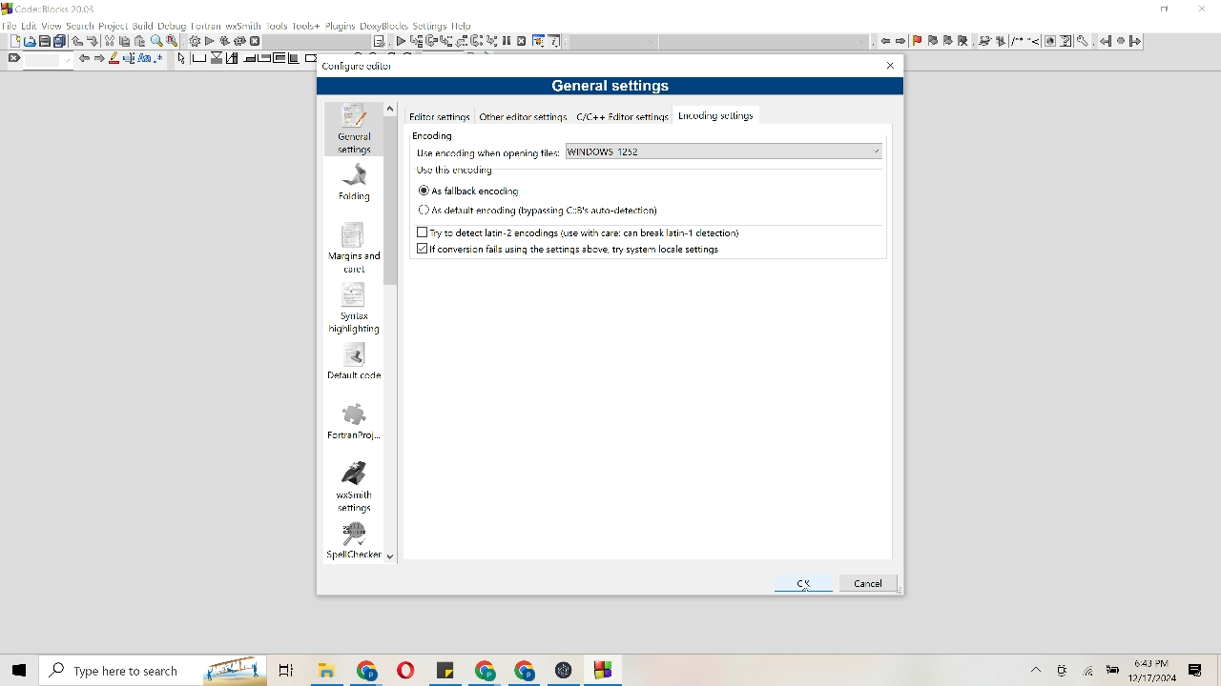  What do you see at coordinates (523, 41) in the screenshot?
I see `Cancel` at bounding box center [523, 41].